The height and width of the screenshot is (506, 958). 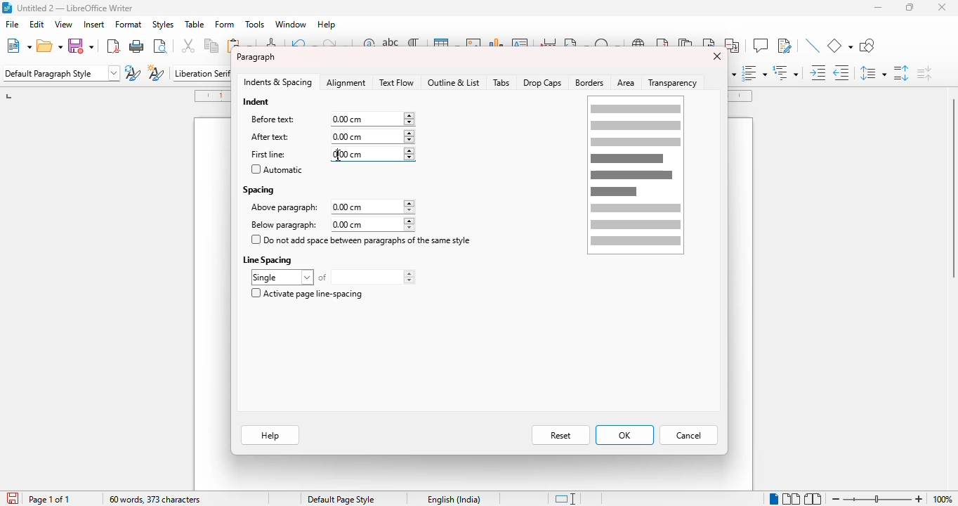 I want to click on toggle print preview, so click(x=160, y=46).